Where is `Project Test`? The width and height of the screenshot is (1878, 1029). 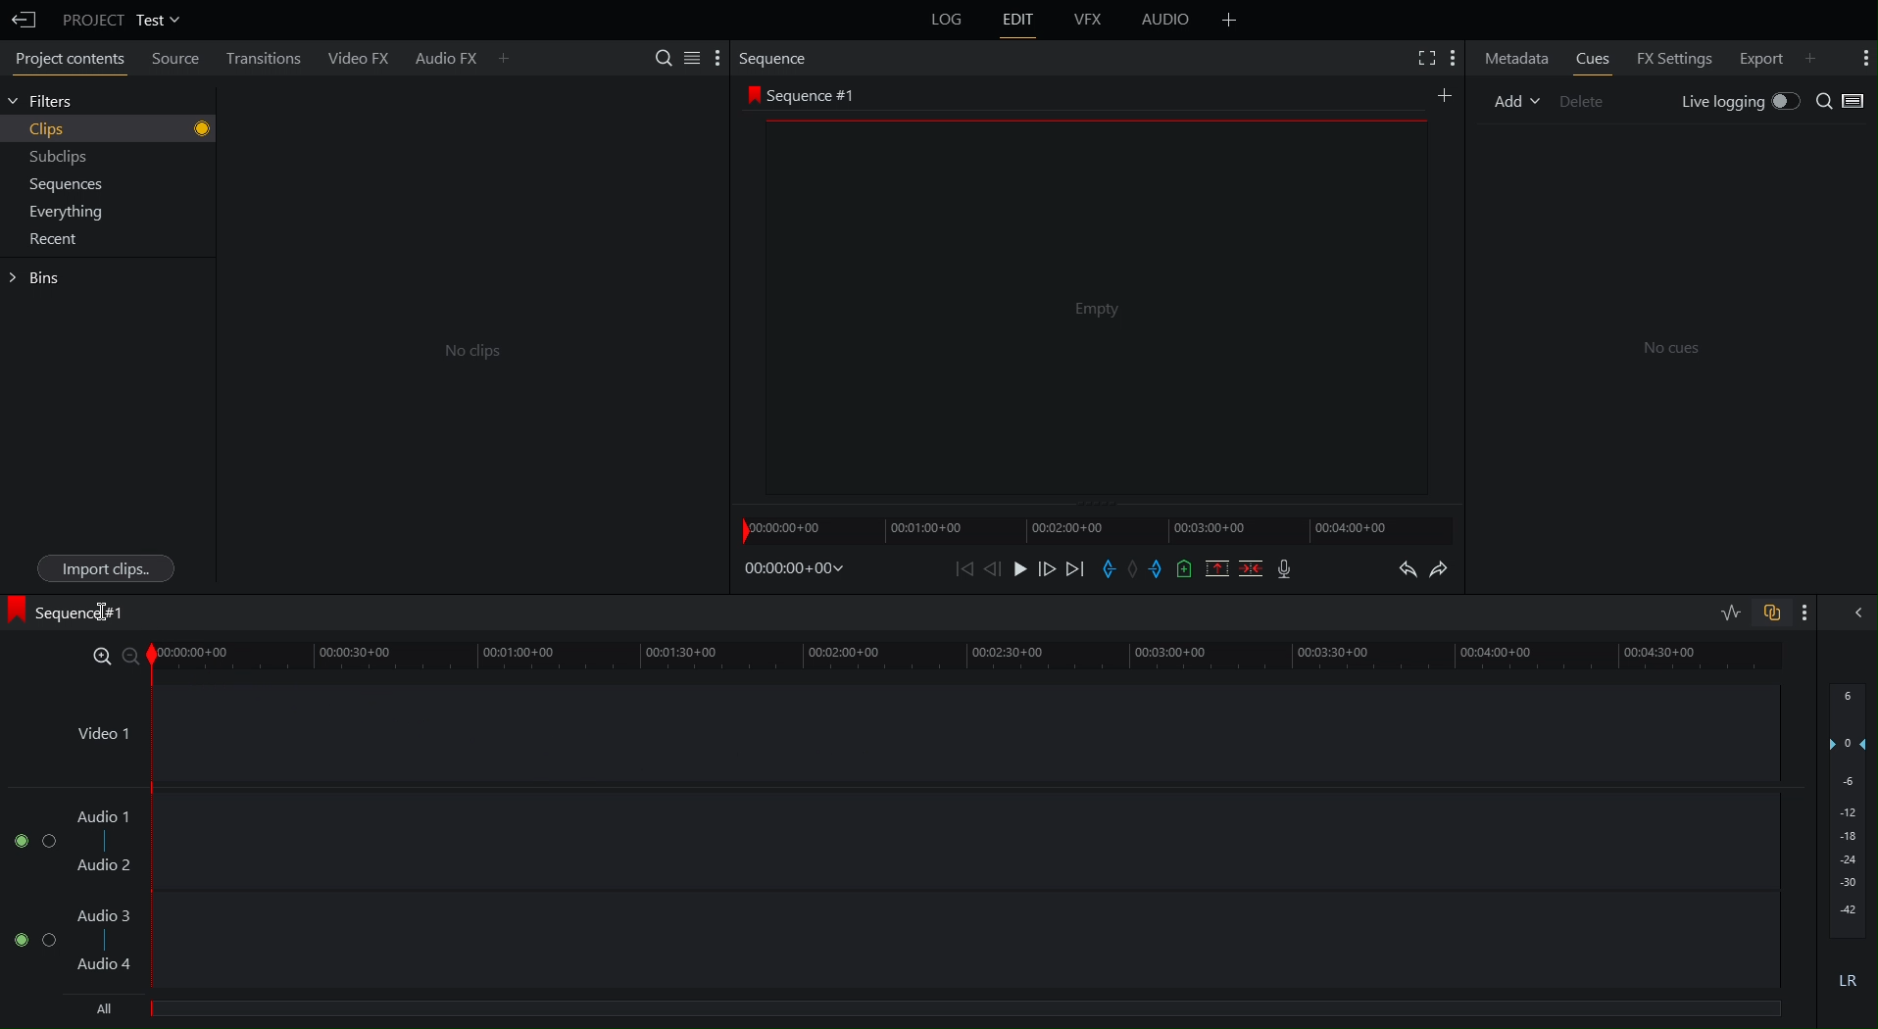 Project Test is located at coordinates (122, 18).